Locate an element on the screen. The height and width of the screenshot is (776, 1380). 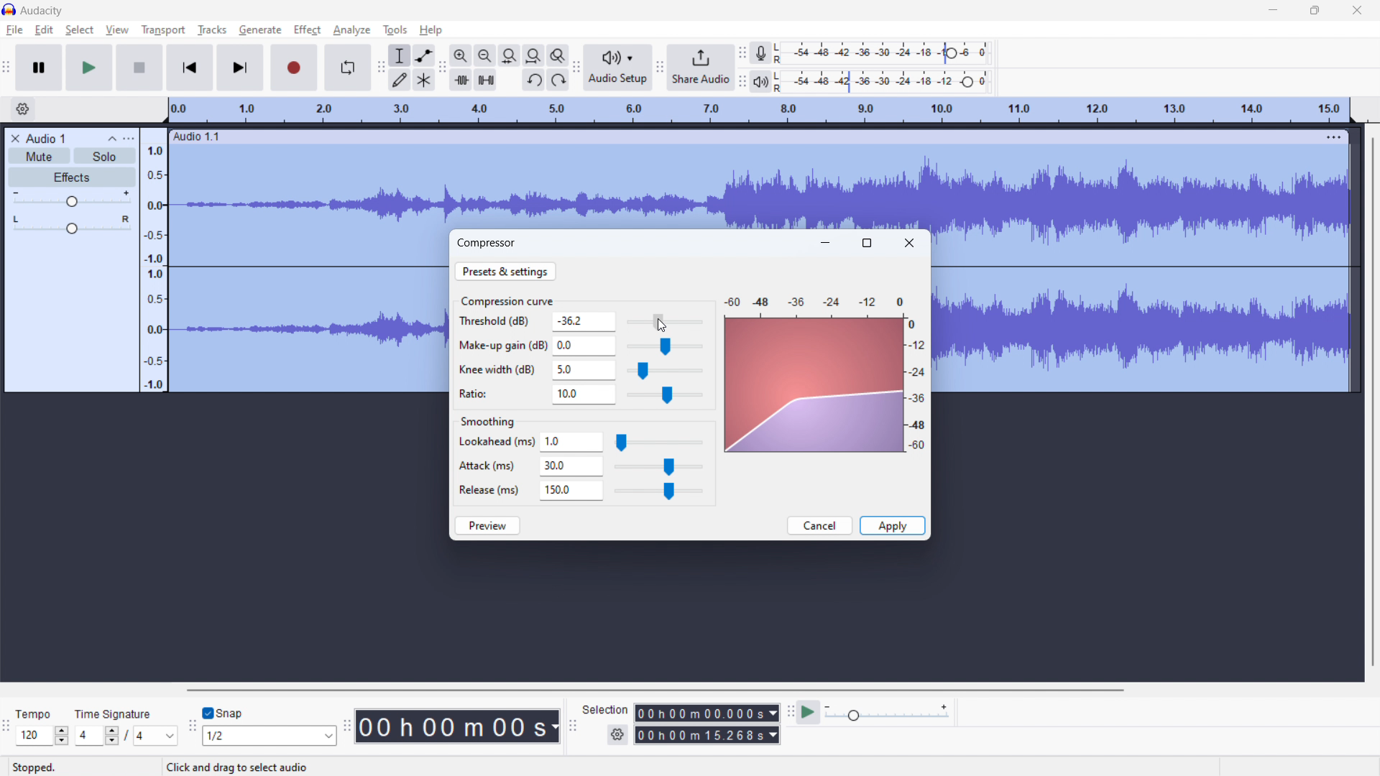
maximize is located at coordinates (1315, 10).